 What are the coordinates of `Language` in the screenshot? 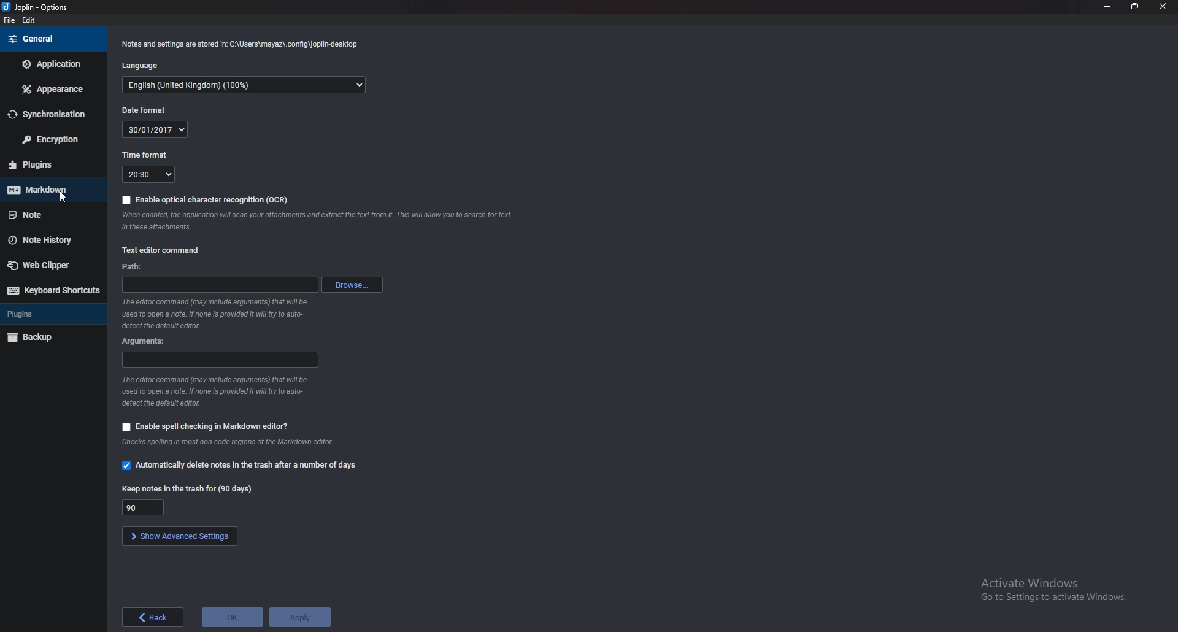 It's located at (245, 83).